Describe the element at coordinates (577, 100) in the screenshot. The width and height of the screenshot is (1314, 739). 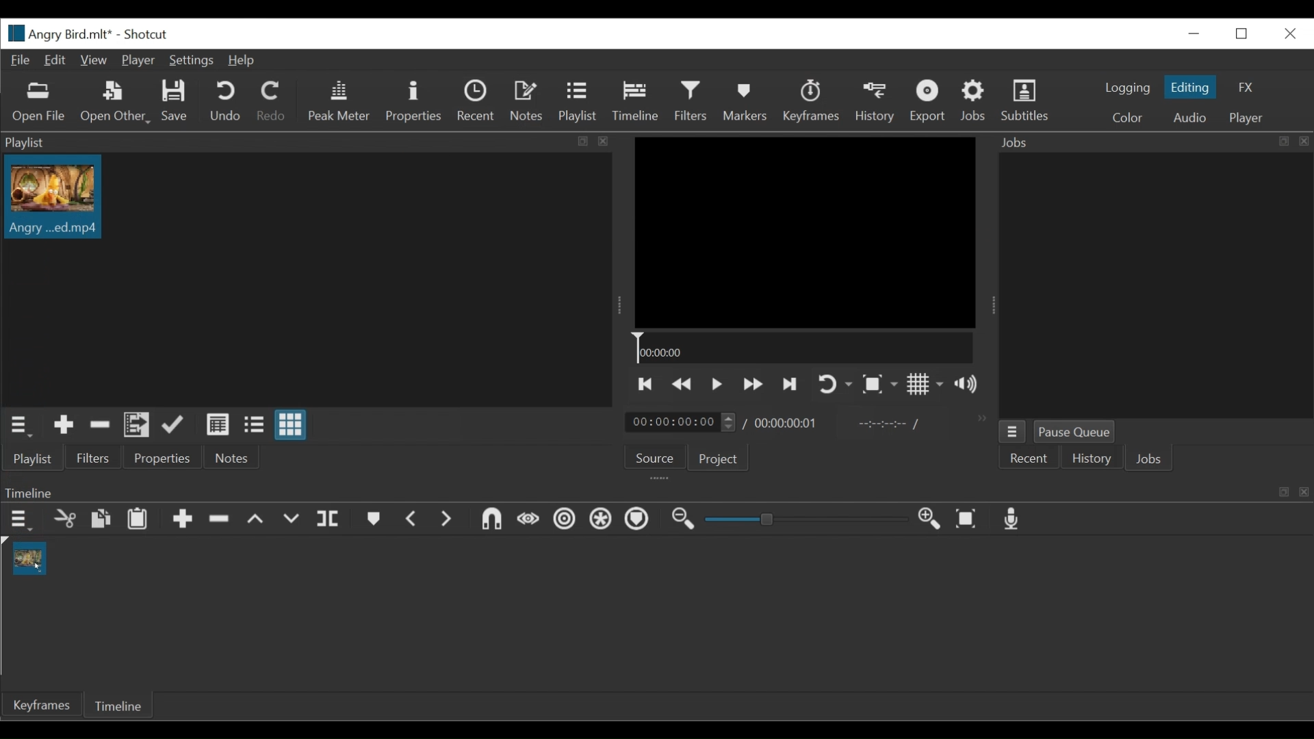
I see `Playlist` at that location.